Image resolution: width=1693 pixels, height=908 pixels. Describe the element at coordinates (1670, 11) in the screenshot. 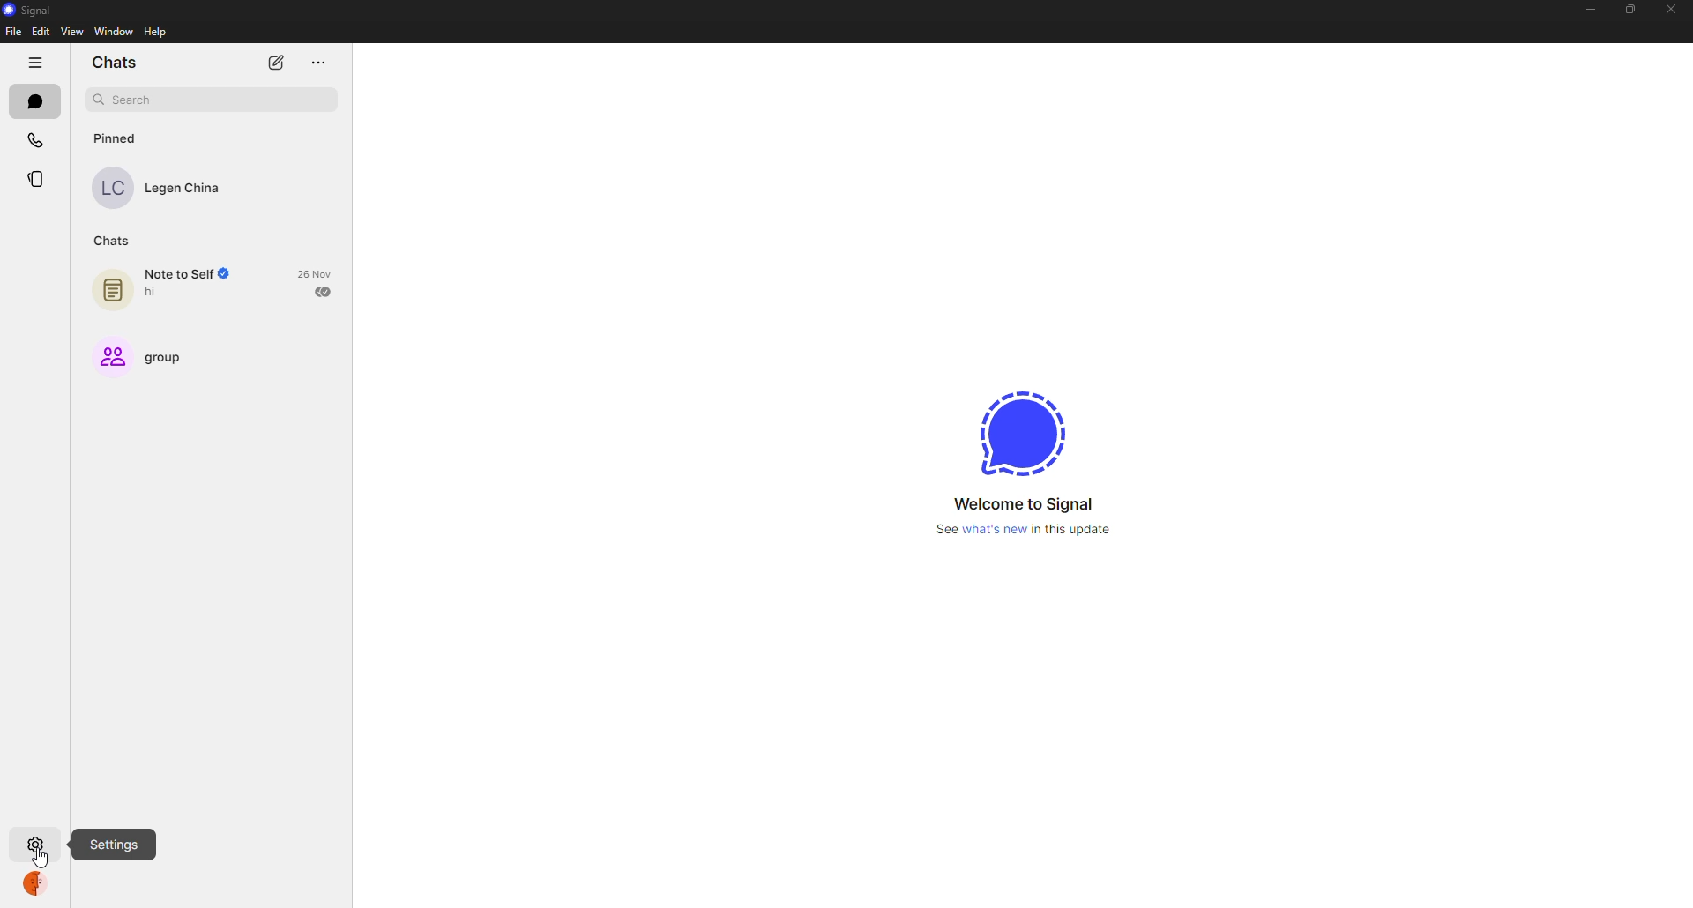

I see `close` at that location.